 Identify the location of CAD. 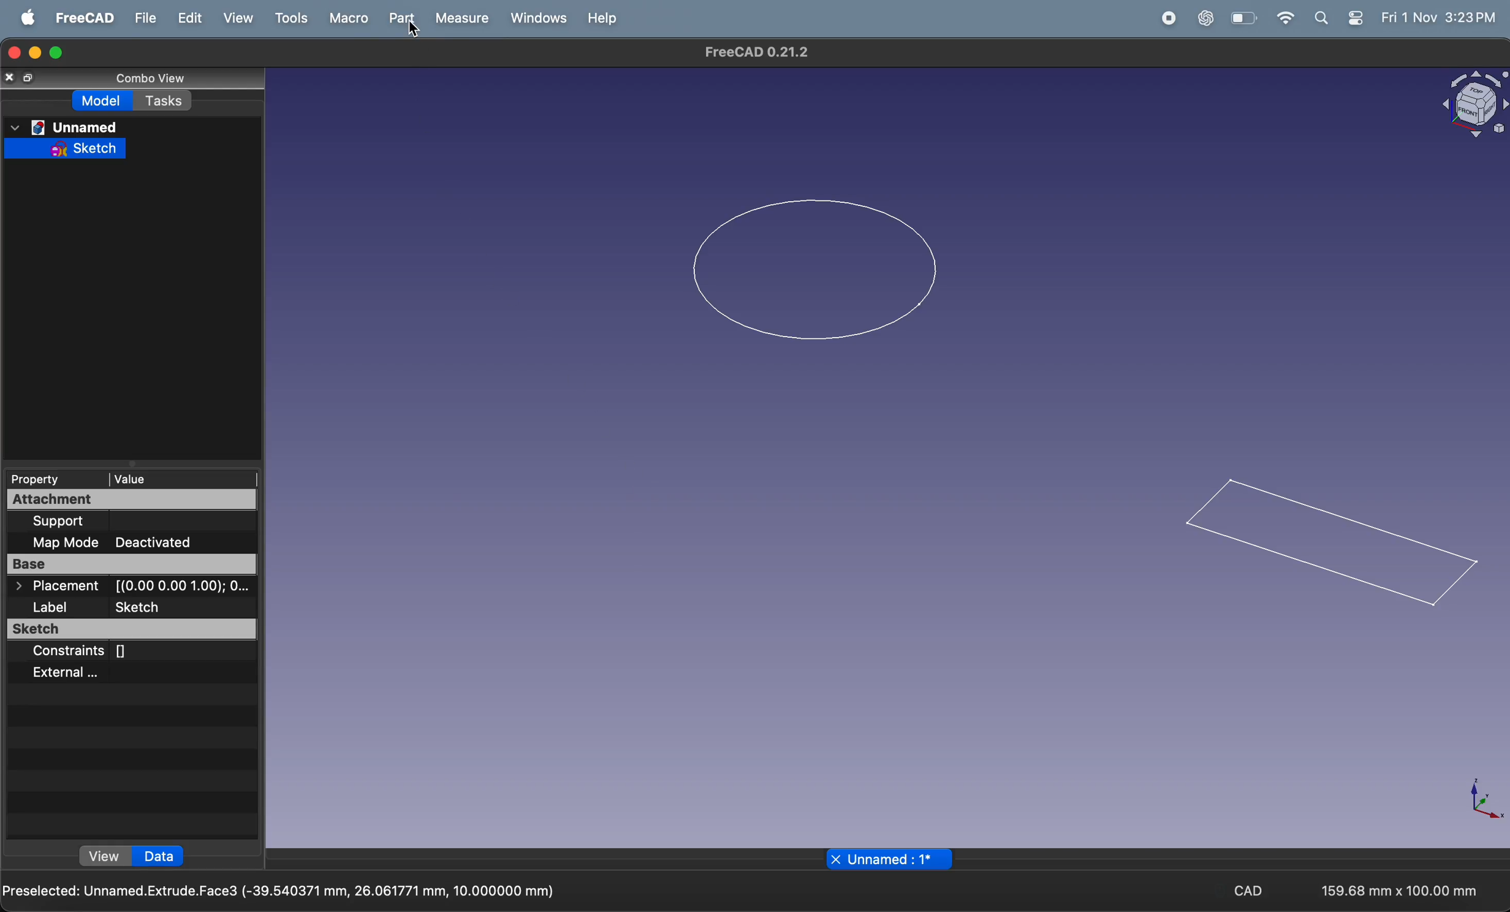
(1249, 889).